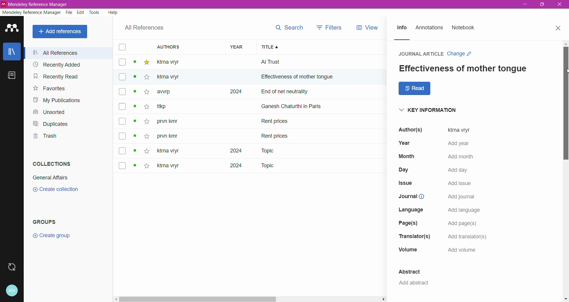 The width and height of the screenshot is (569, 302). I want to click on views , so click(371, 28).